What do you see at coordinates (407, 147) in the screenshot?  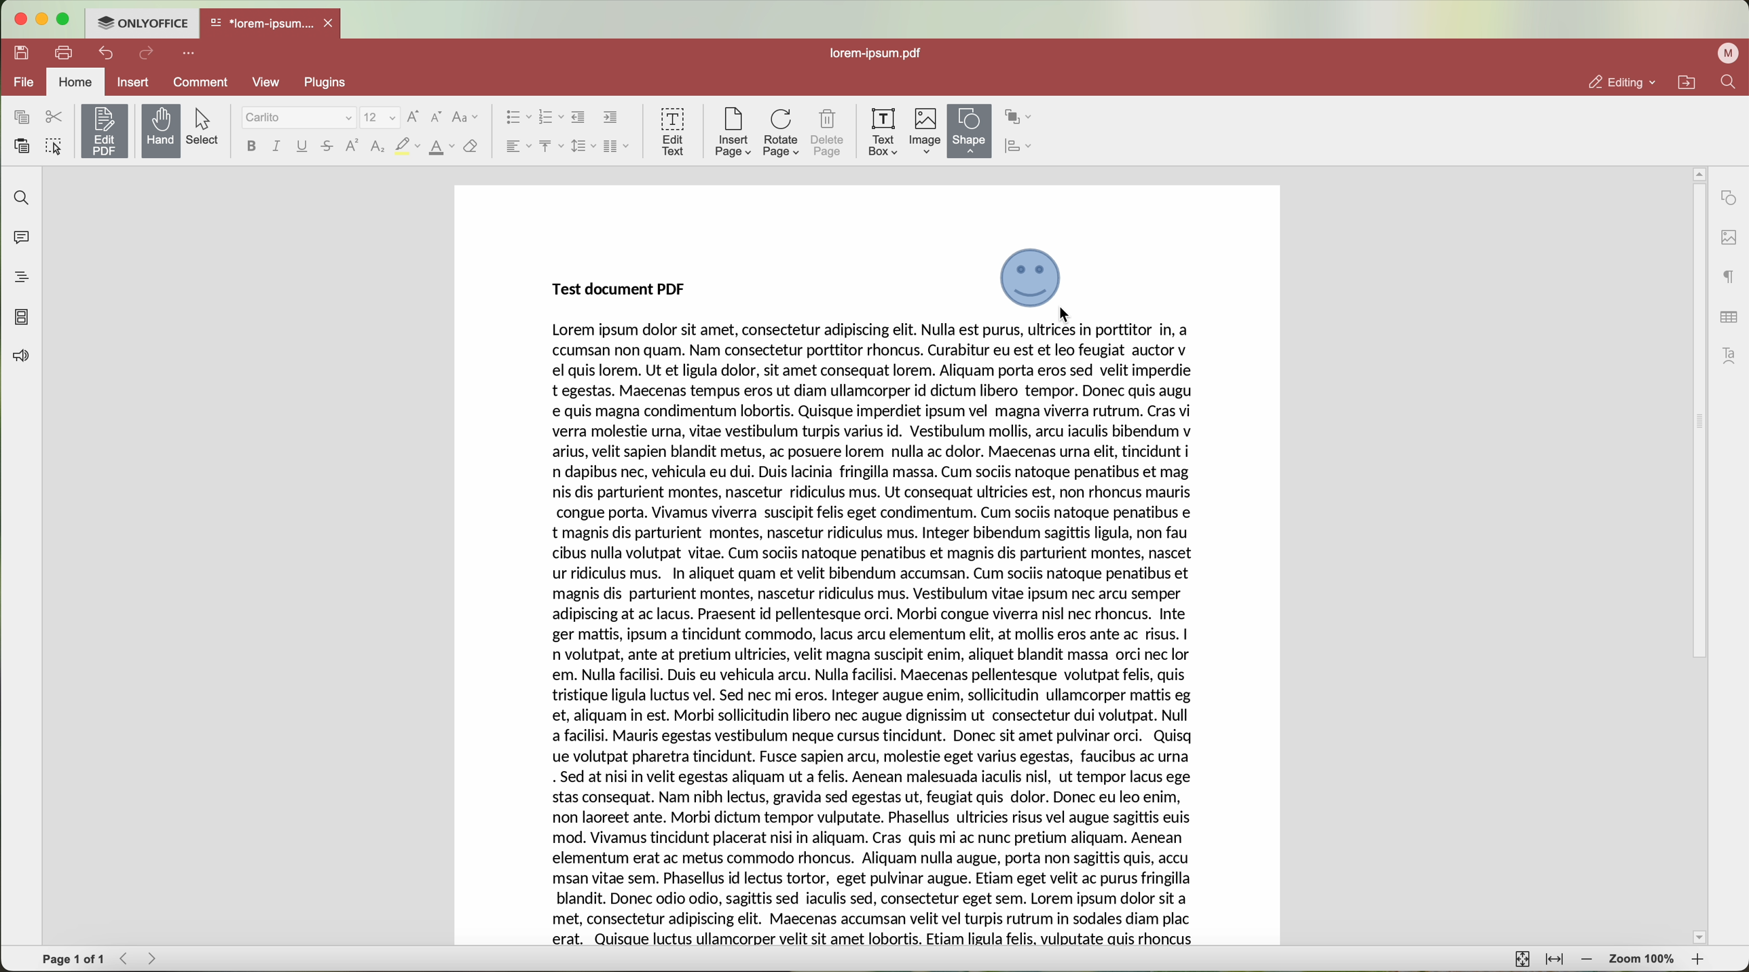 I see `strikeout` at bounding box center [407, 147].